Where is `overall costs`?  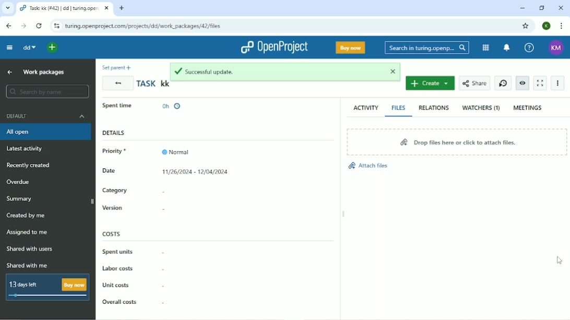 overall costs is located at coordinates (133, 300).